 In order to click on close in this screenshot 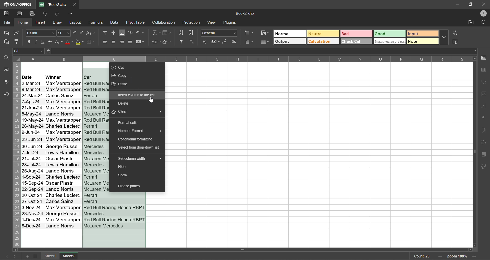, I will do `click(483, 4)`.